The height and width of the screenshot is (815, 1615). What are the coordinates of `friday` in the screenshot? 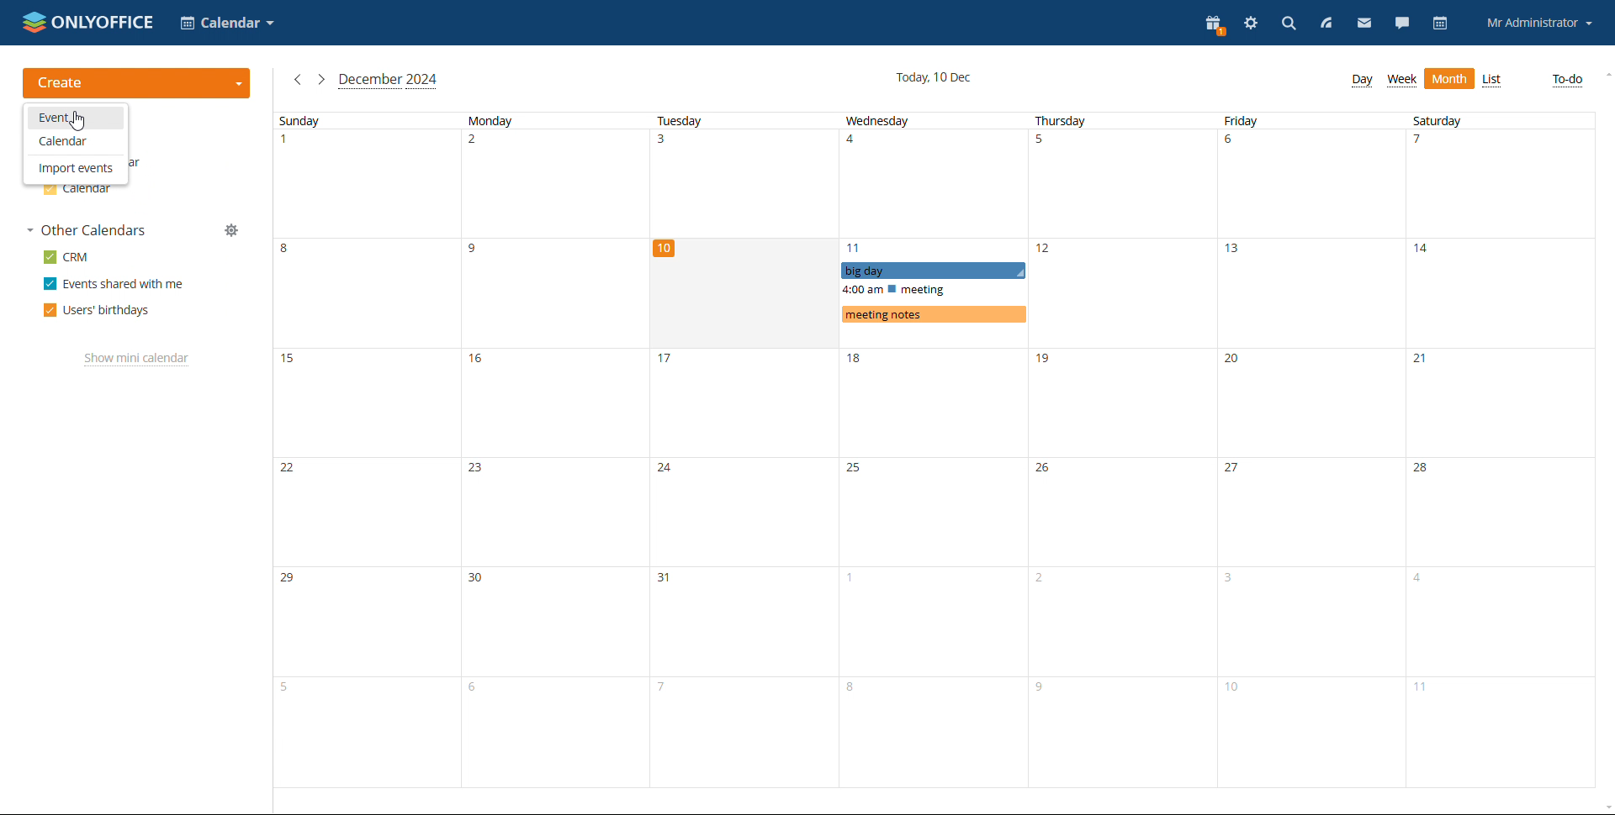 It's located at (1312, 450).